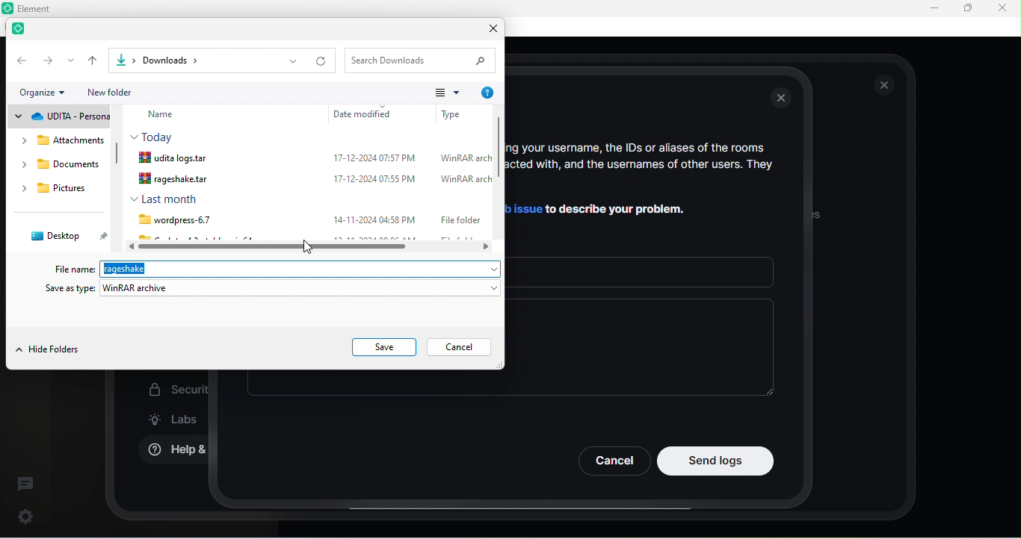  Describe the element at coordinates (292, 61) in the screenshot. I see `drop down` at that location.